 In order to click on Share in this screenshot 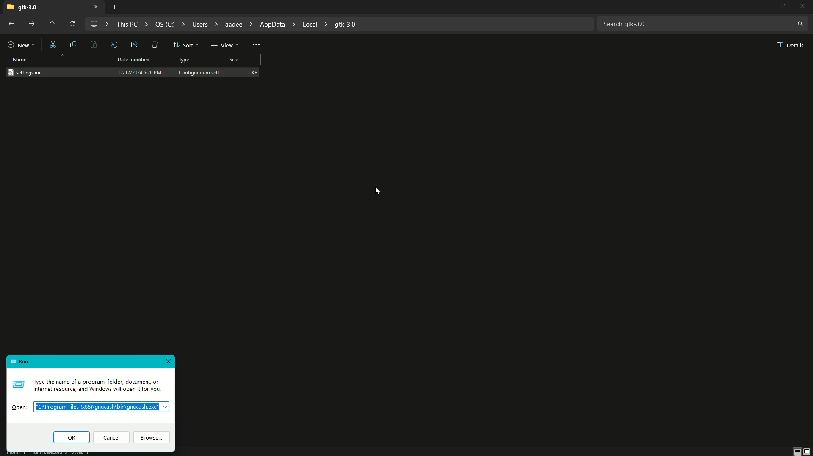, I will do `click(133, 45)`.